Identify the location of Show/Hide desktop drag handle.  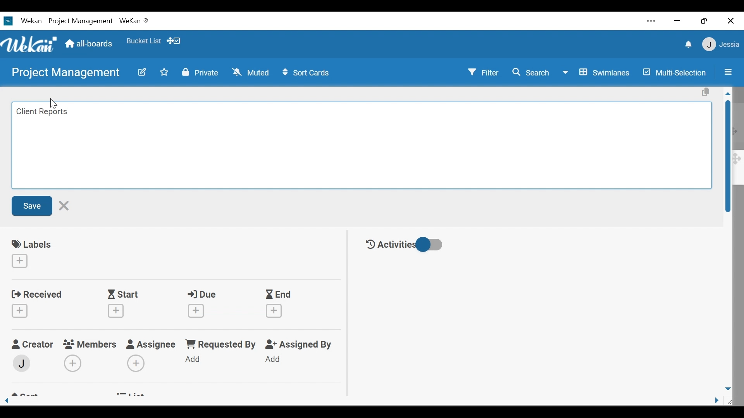
(173, 41).